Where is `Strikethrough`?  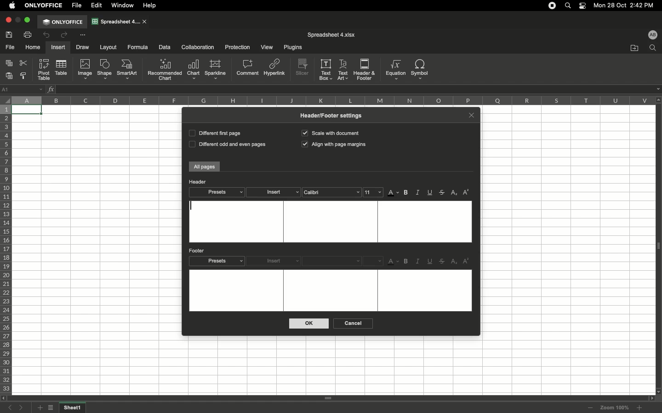
Strikethrough is located at coordinates (443, 192).